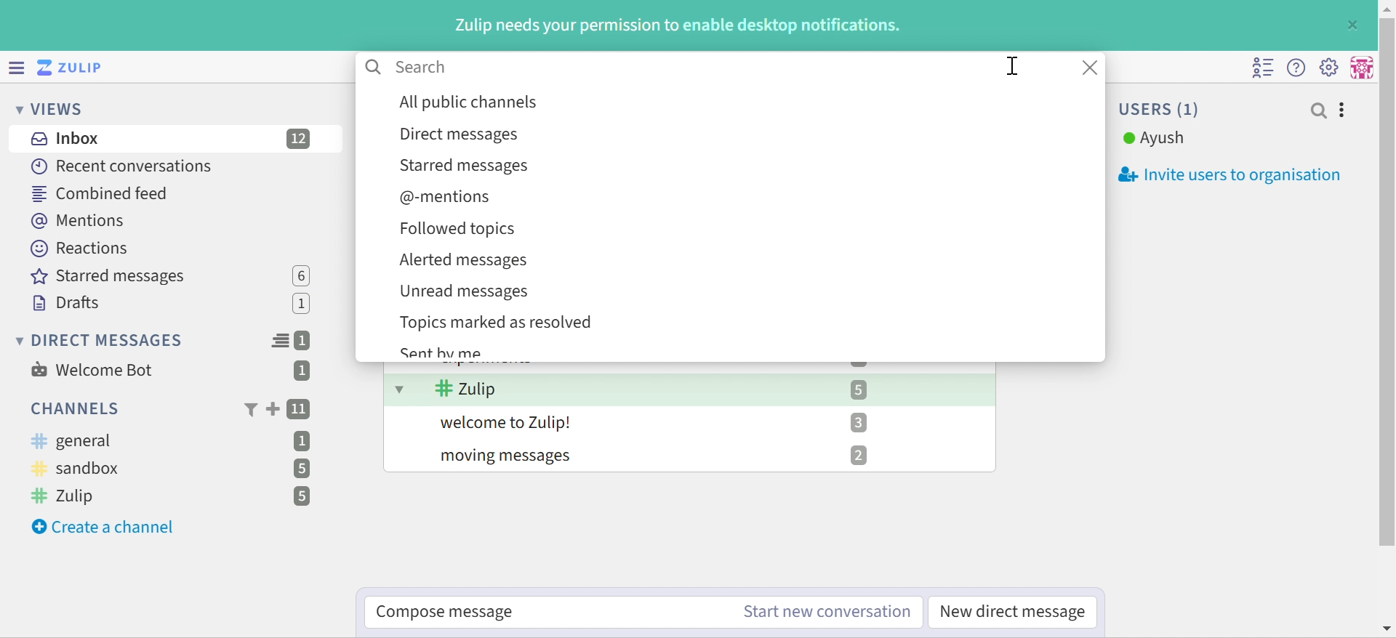 This screenshot has width=1396, height=638. I want to click on Followed topics, so click(459, 229).